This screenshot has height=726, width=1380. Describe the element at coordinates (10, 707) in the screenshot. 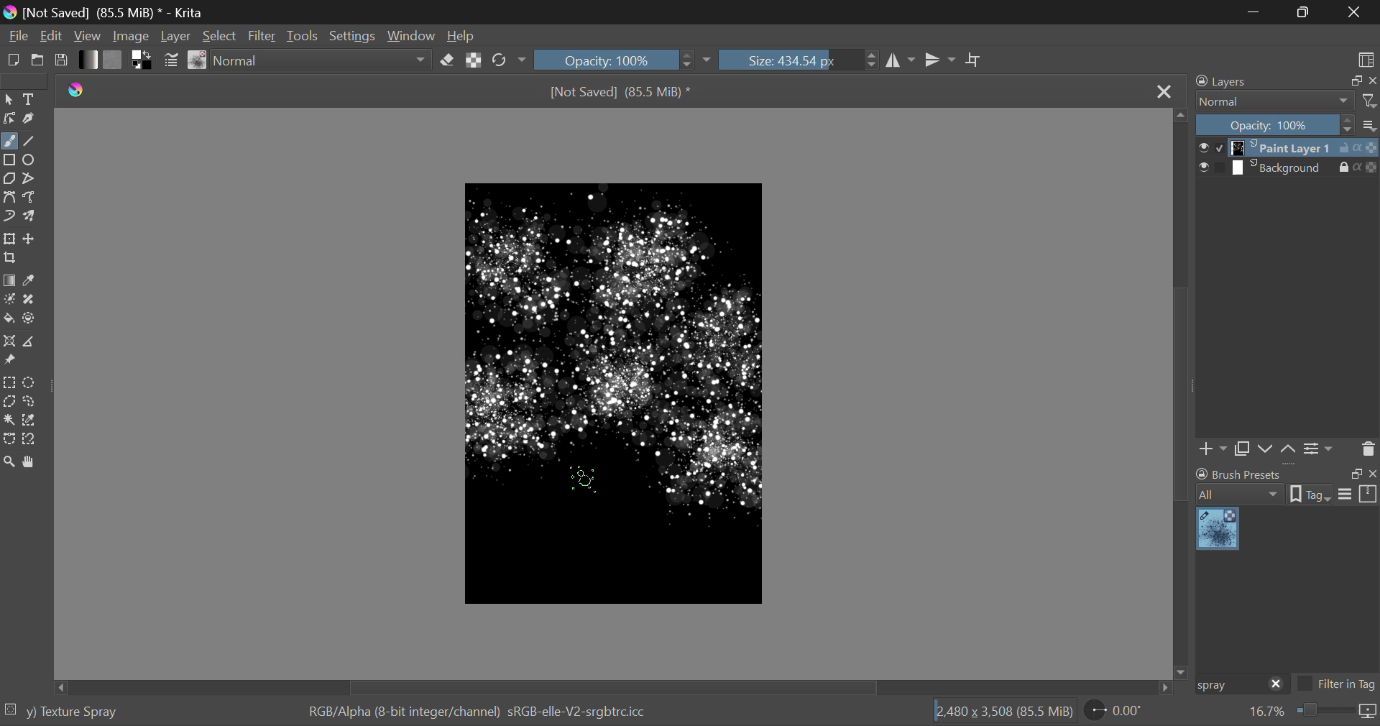

I see `selection` at that location.